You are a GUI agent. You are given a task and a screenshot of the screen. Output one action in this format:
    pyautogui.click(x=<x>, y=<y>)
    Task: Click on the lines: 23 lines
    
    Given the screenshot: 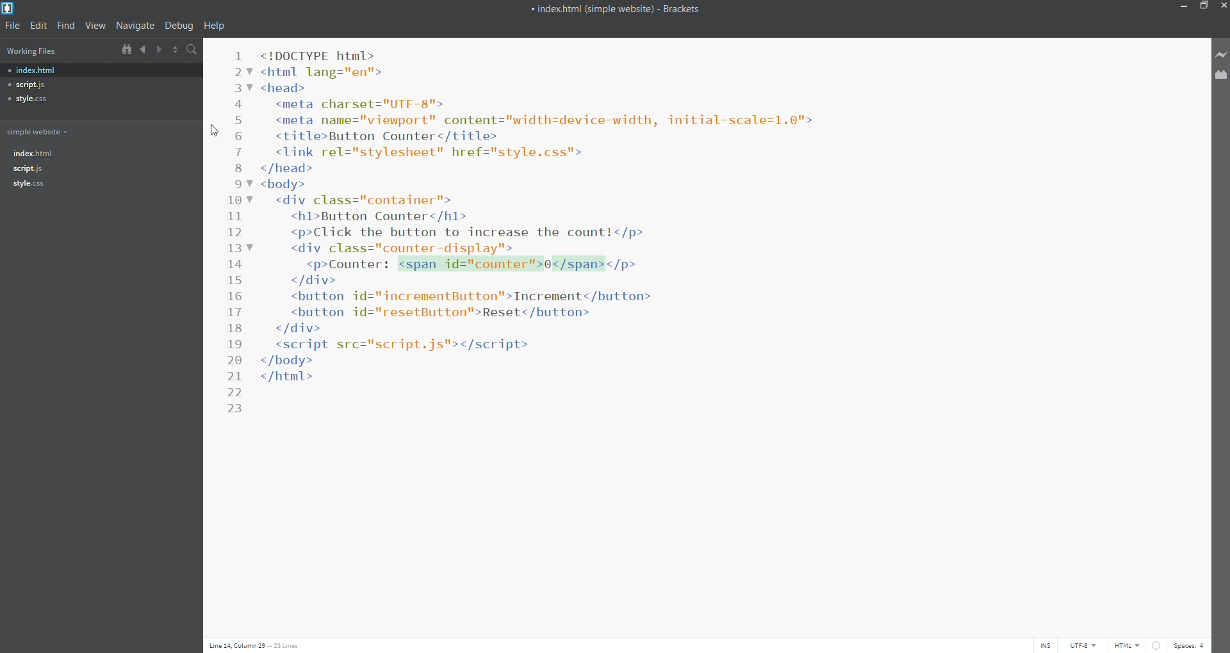 What is the action you would take?
    pyautogui.click(x=288, y=646)
    